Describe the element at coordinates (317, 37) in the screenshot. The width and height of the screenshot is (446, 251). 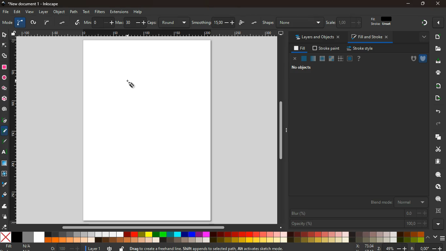
I see `layers and objects` at that location.